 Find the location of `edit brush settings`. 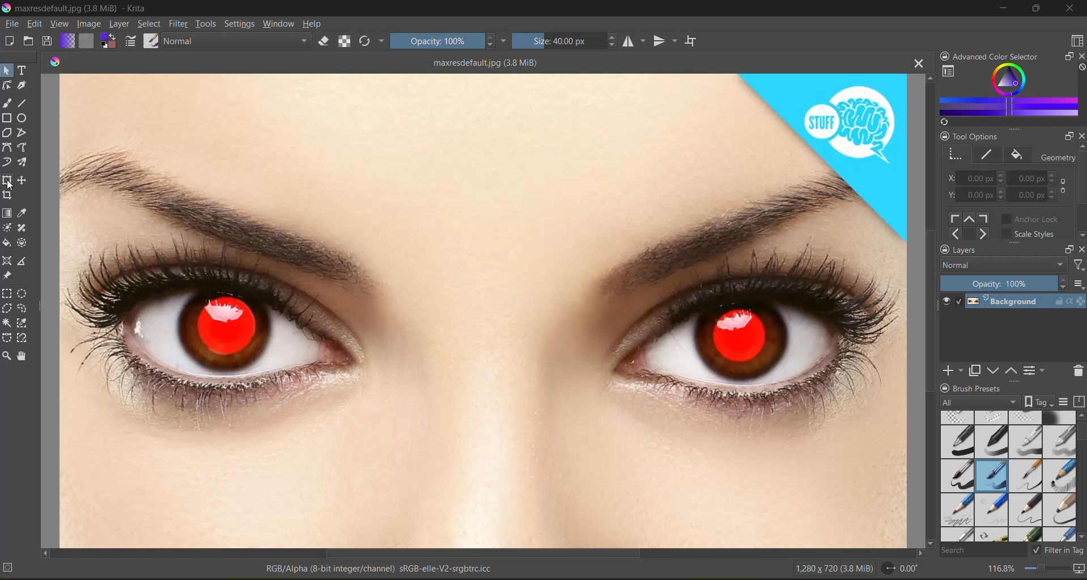

edit brush settings is located at coordinates (133, 42).